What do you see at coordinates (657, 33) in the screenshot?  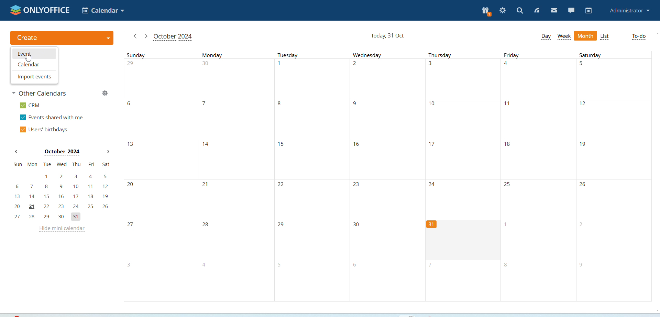 I see `scroll up` at bounding box center [657, 33].